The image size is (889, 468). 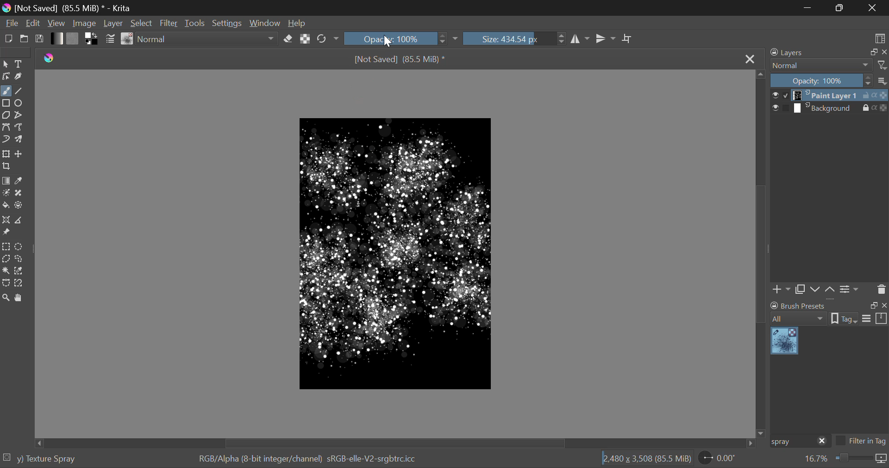 I want to click on Layer Movement down, so click(x=816, y=290).